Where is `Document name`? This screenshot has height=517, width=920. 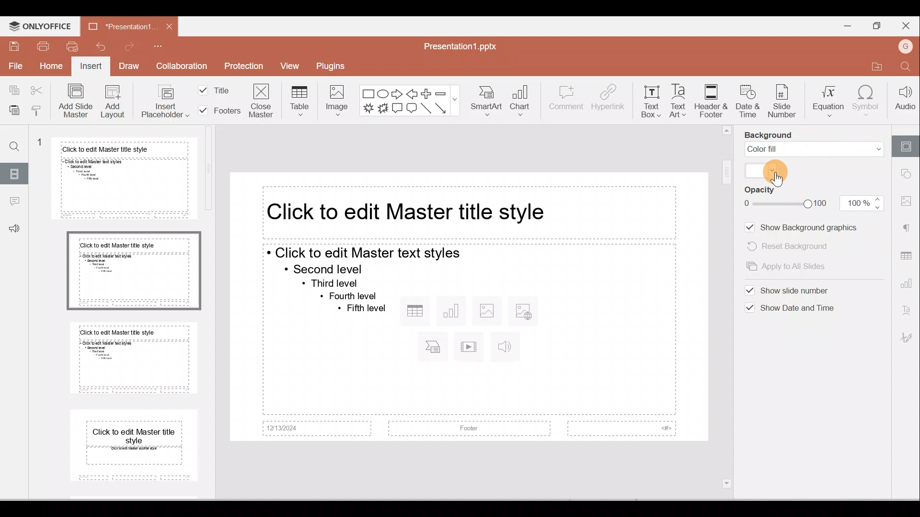
Document name is located at coordinates (460, 44).